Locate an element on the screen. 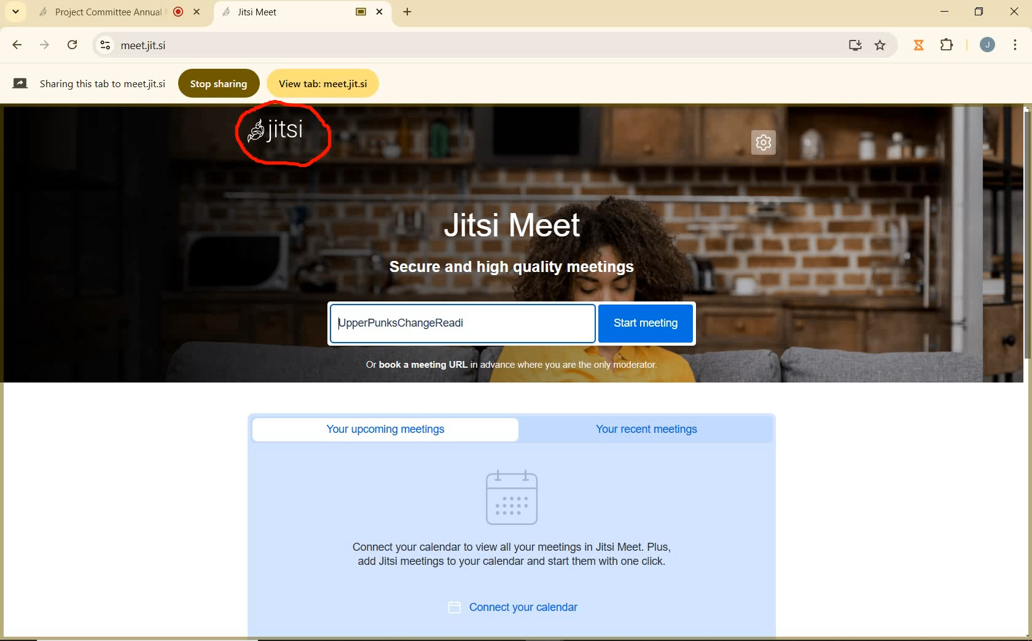 This screenshot has height=641, width=1032. screen is located at coordinates (853, 45).